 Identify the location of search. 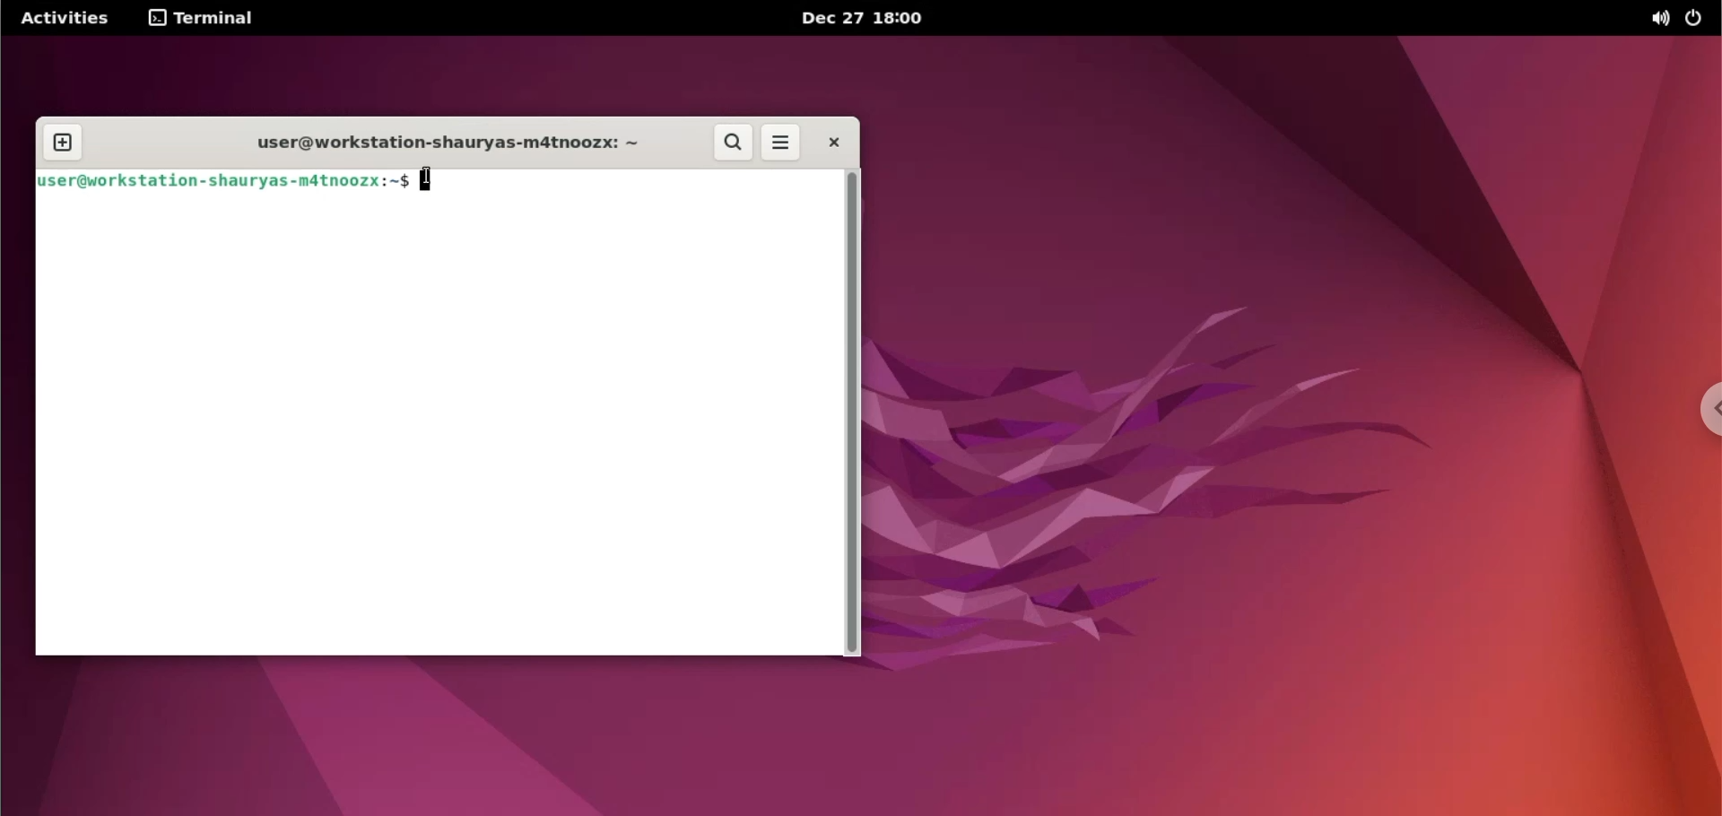
(734, 143).